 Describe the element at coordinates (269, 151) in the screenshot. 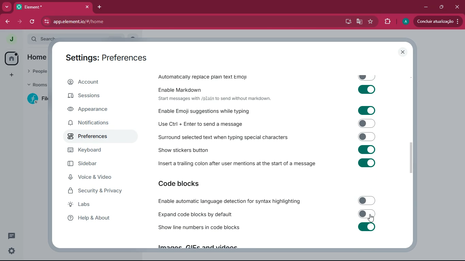

I see `Show stickers button` at that location.